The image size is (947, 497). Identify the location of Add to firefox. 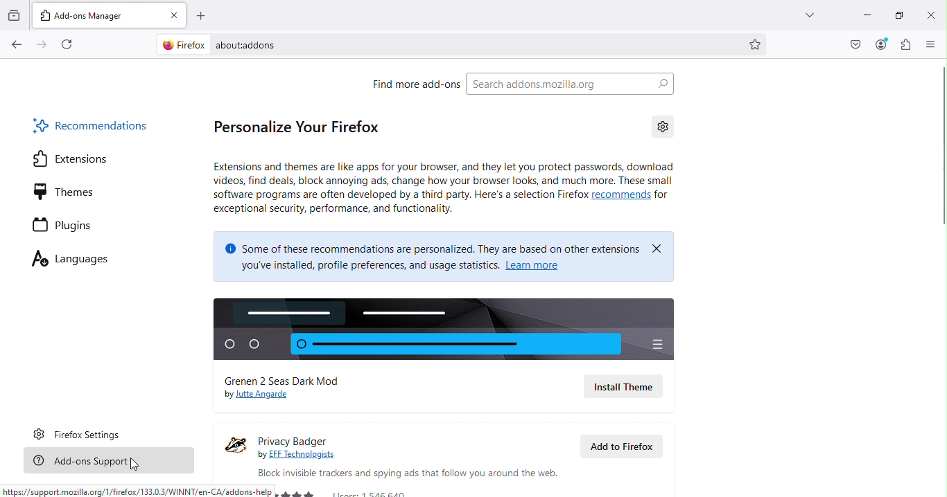
(626, 449).